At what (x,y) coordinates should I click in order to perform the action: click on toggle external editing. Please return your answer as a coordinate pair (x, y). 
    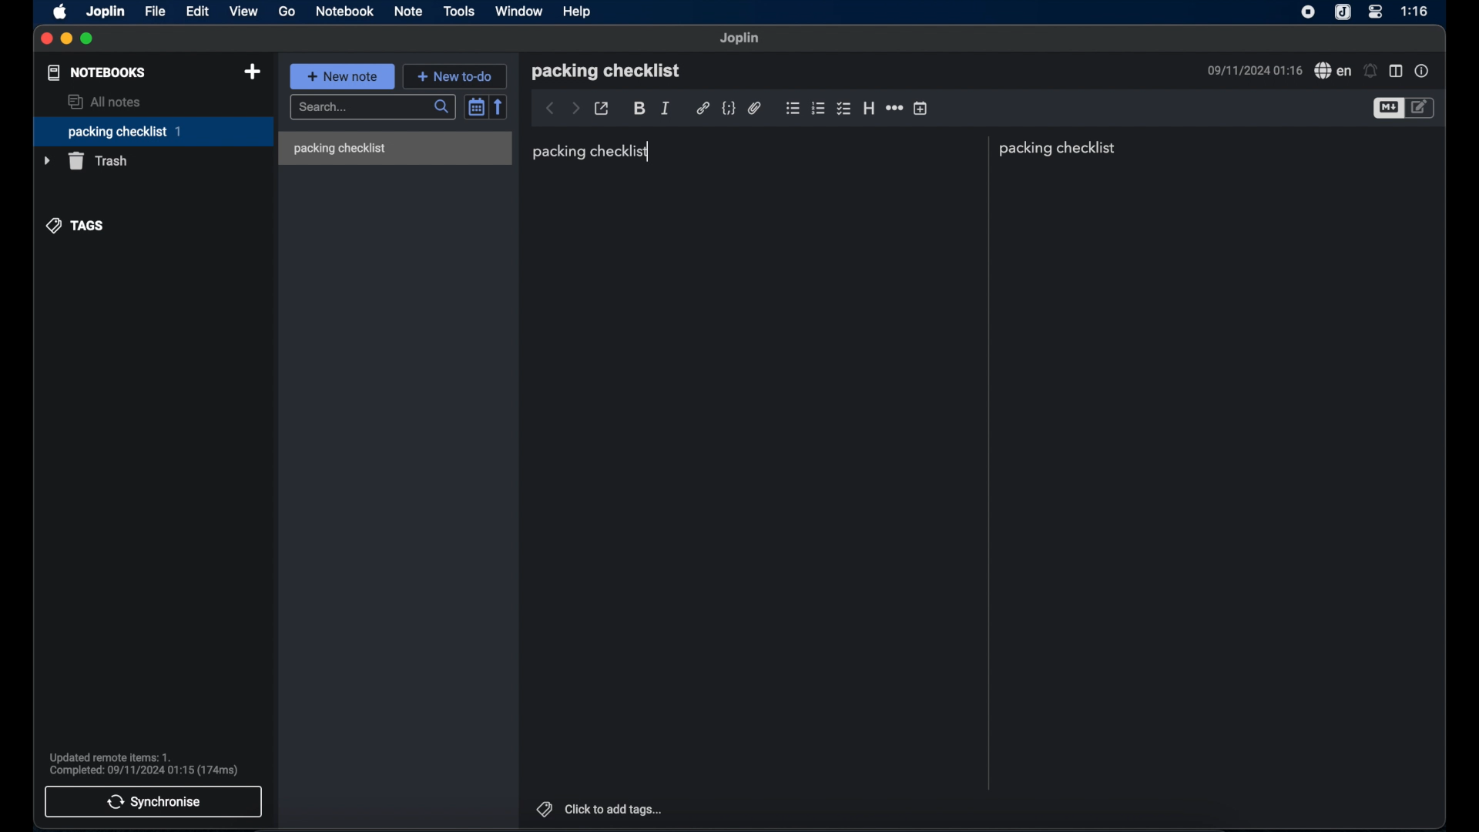
    Looking at the image, I should click on (602, 109).